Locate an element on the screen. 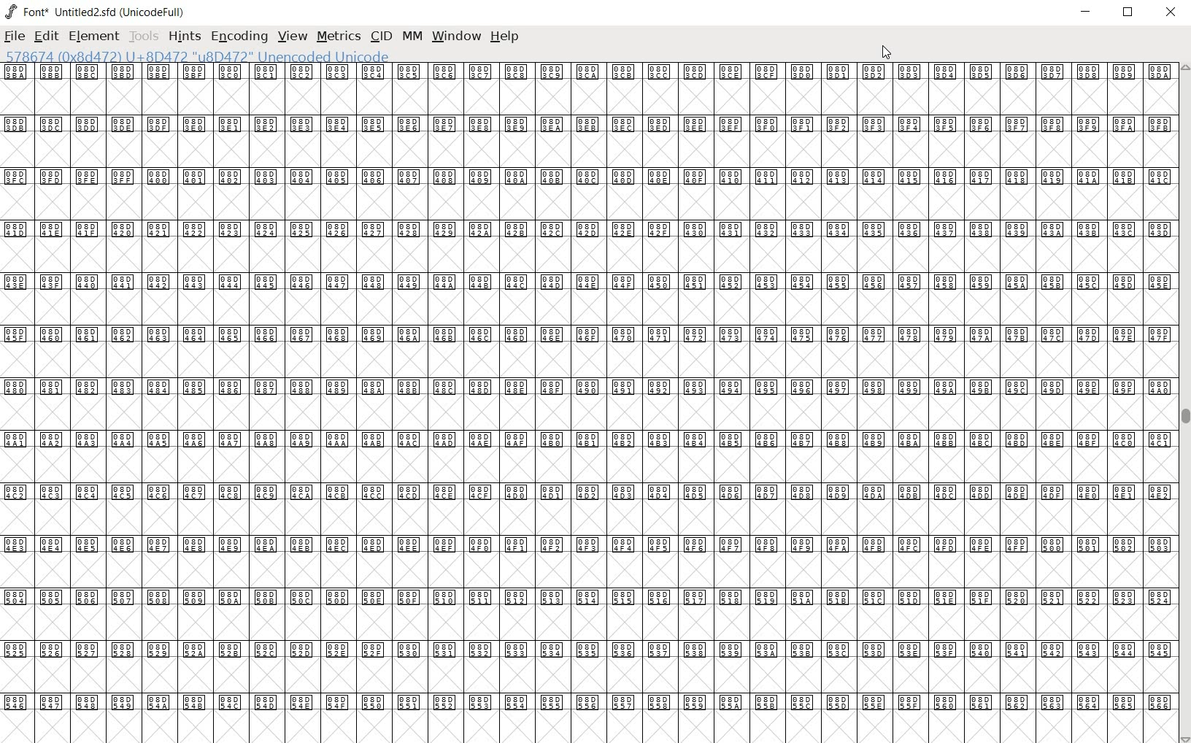  glyph characters is located at coordinates (585, 400).